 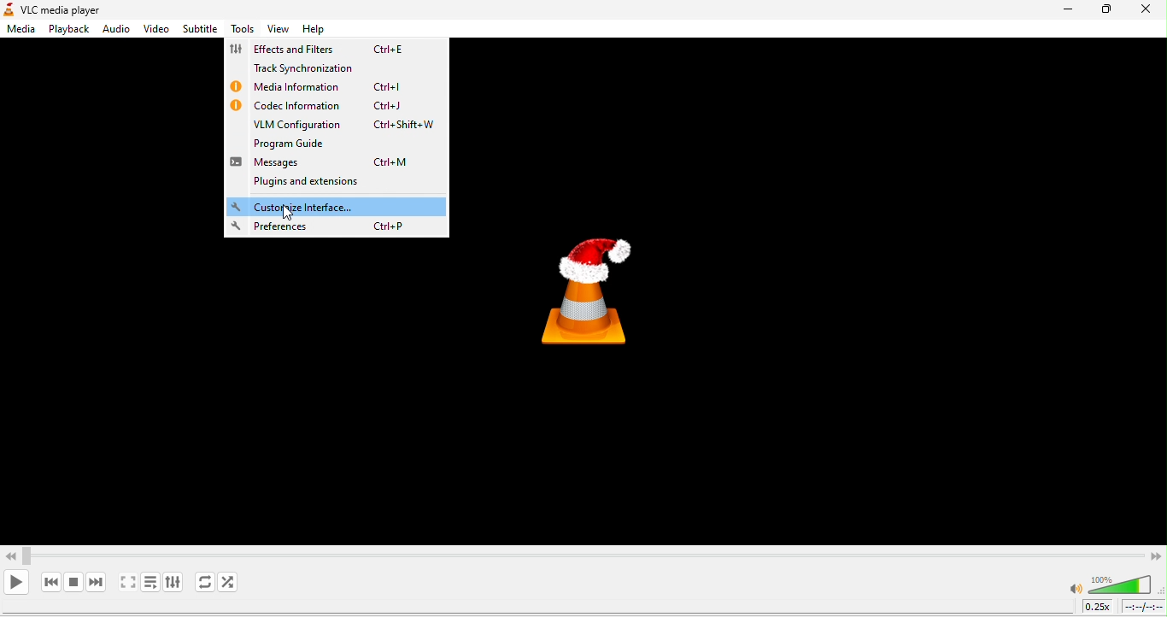 I want to click on show extended settings, so click(x=173, y=585).